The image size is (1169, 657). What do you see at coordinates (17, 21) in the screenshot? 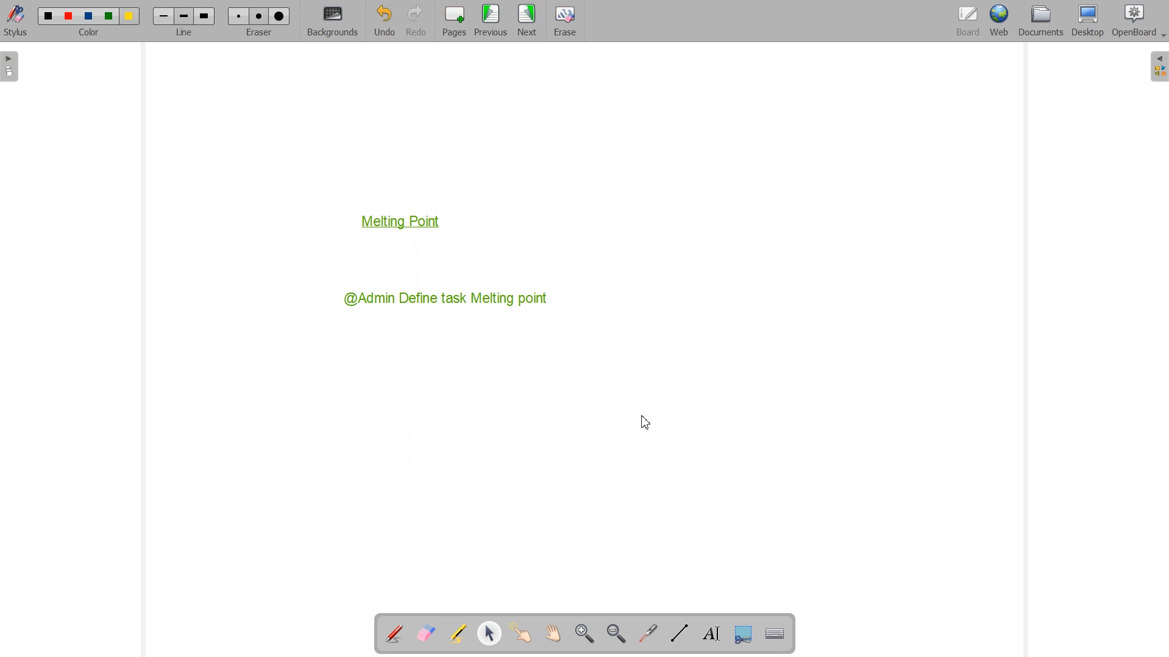
I see `Stylus` at bounding box center [17, 21].